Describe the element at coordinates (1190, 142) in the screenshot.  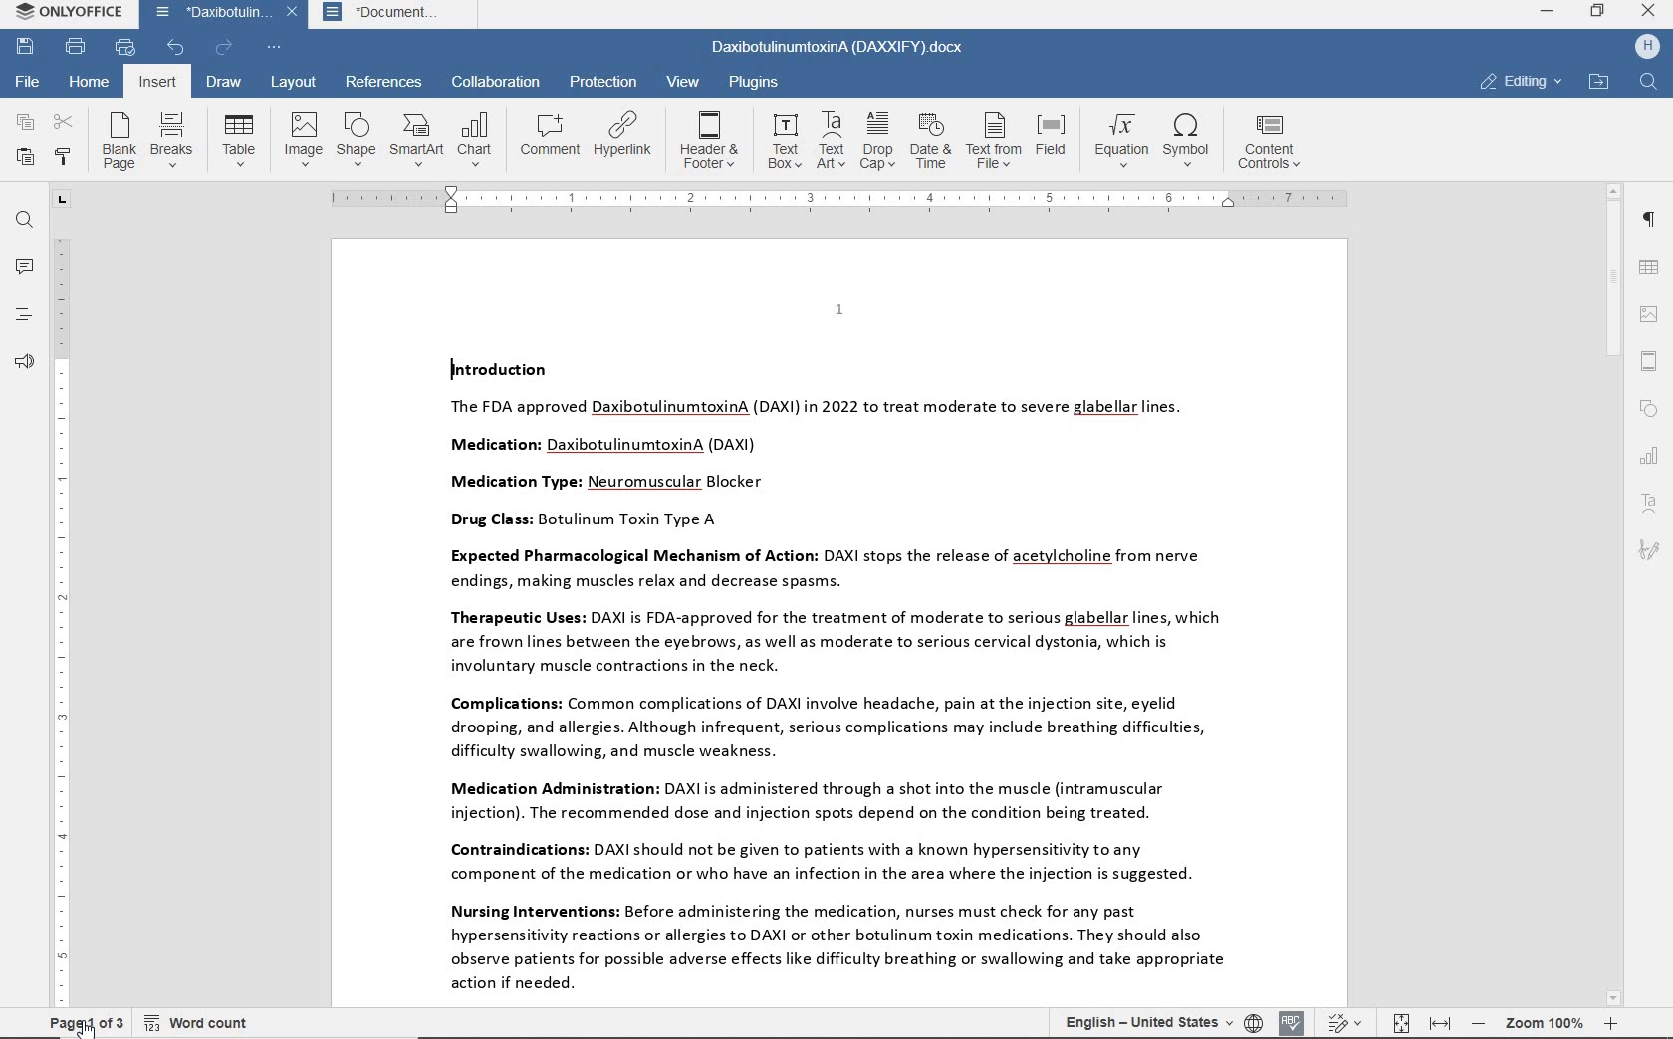
I see `symbol` at that location.